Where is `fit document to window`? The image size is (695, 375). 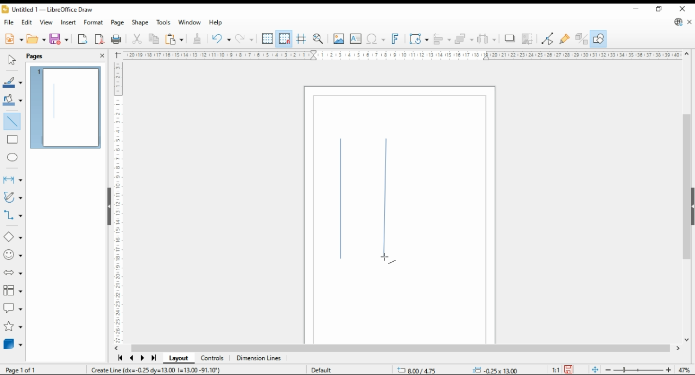
fit document to window is located at coordinates (594, 370).